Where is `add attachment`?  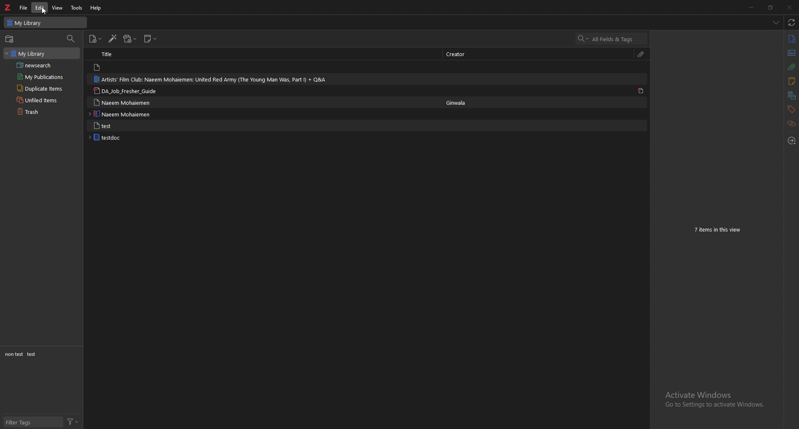 add attachment is located at coordinates (130, 39).